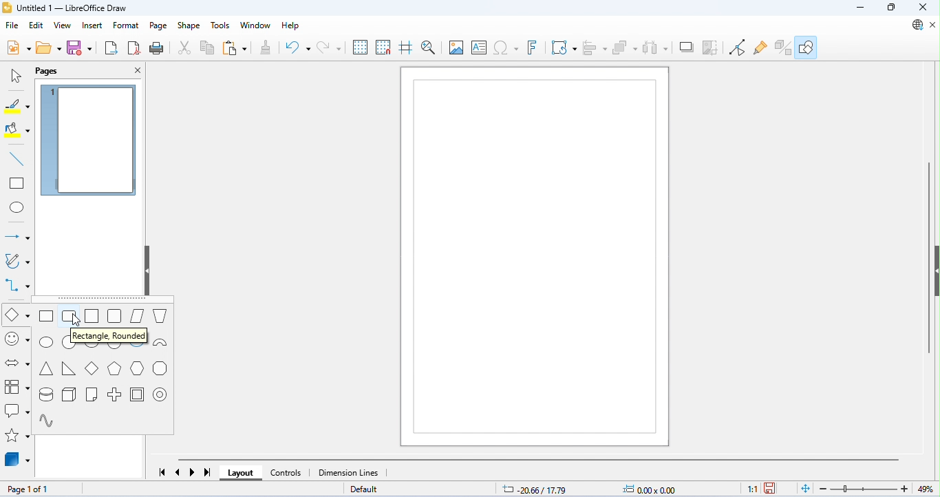 Image resolution: width=940 pixels, height=497 pixels. Describe the element at coordinates (109, 335) in the screenshot. I see `rectangle, rounded dialog box` at that location.